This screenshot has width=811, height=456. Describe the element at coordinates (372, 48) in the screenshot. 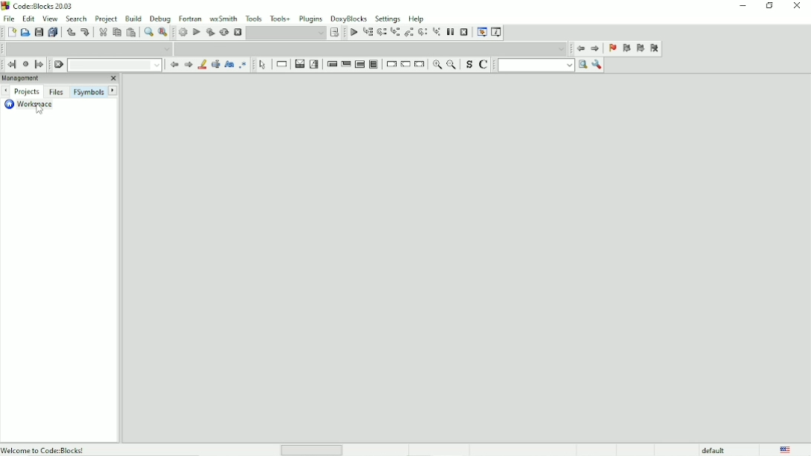

I see `Drop down` at that location.